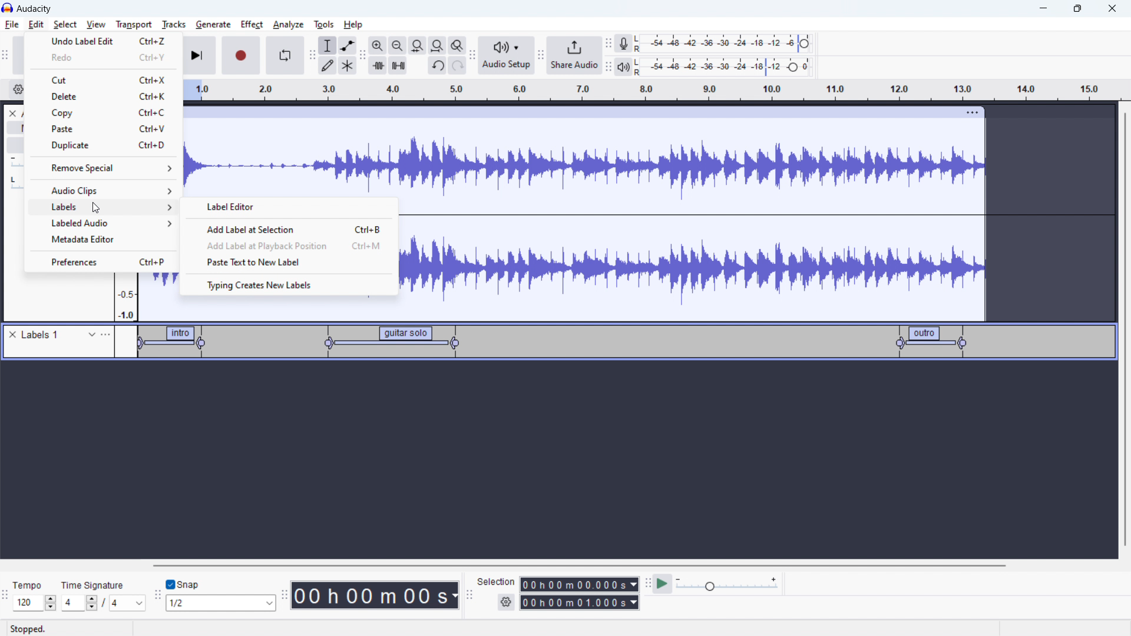 This screenshot has height=636, width=1131. Describe the element at coordinates (7, 598) in the screenshot. I see `time signature toolbar` at that location.